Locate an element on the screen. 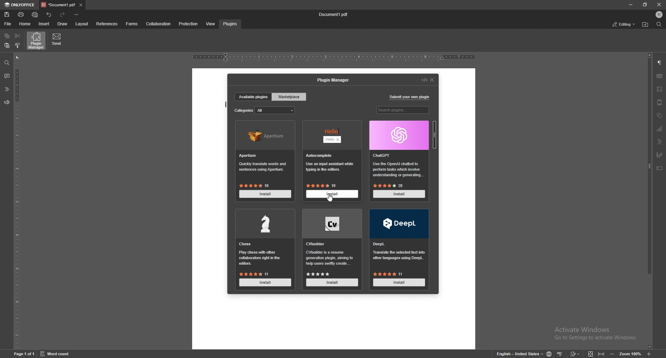 The width and height of the screenshot is (666, 358). quick print is located at coordinates (35, 15).